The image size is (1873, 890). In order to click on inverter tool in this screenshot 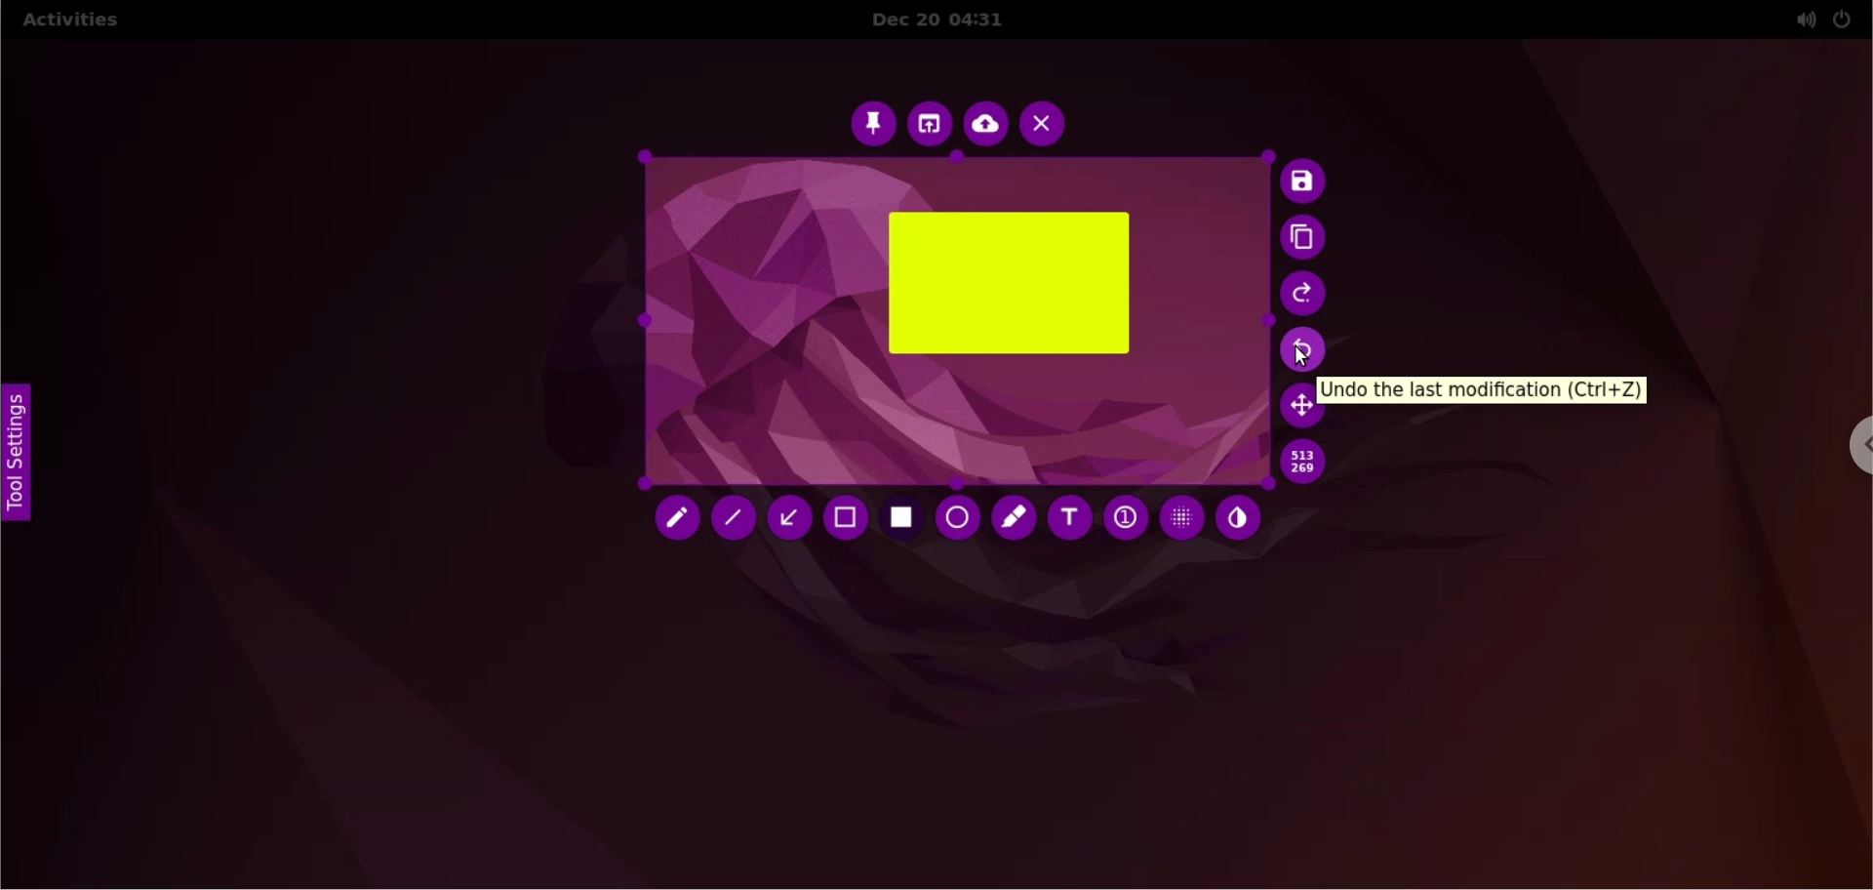, I will do `click(1239, 517)`.